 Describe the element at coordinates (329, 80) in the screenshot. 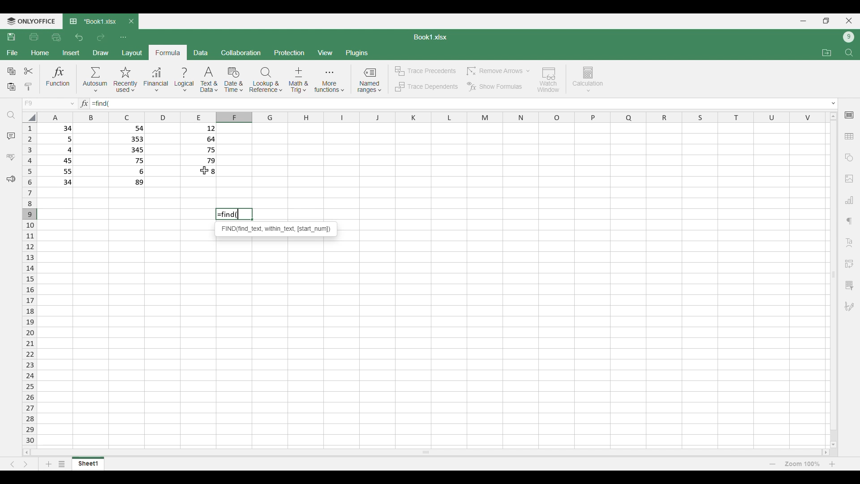

I see `More functions` at that location.